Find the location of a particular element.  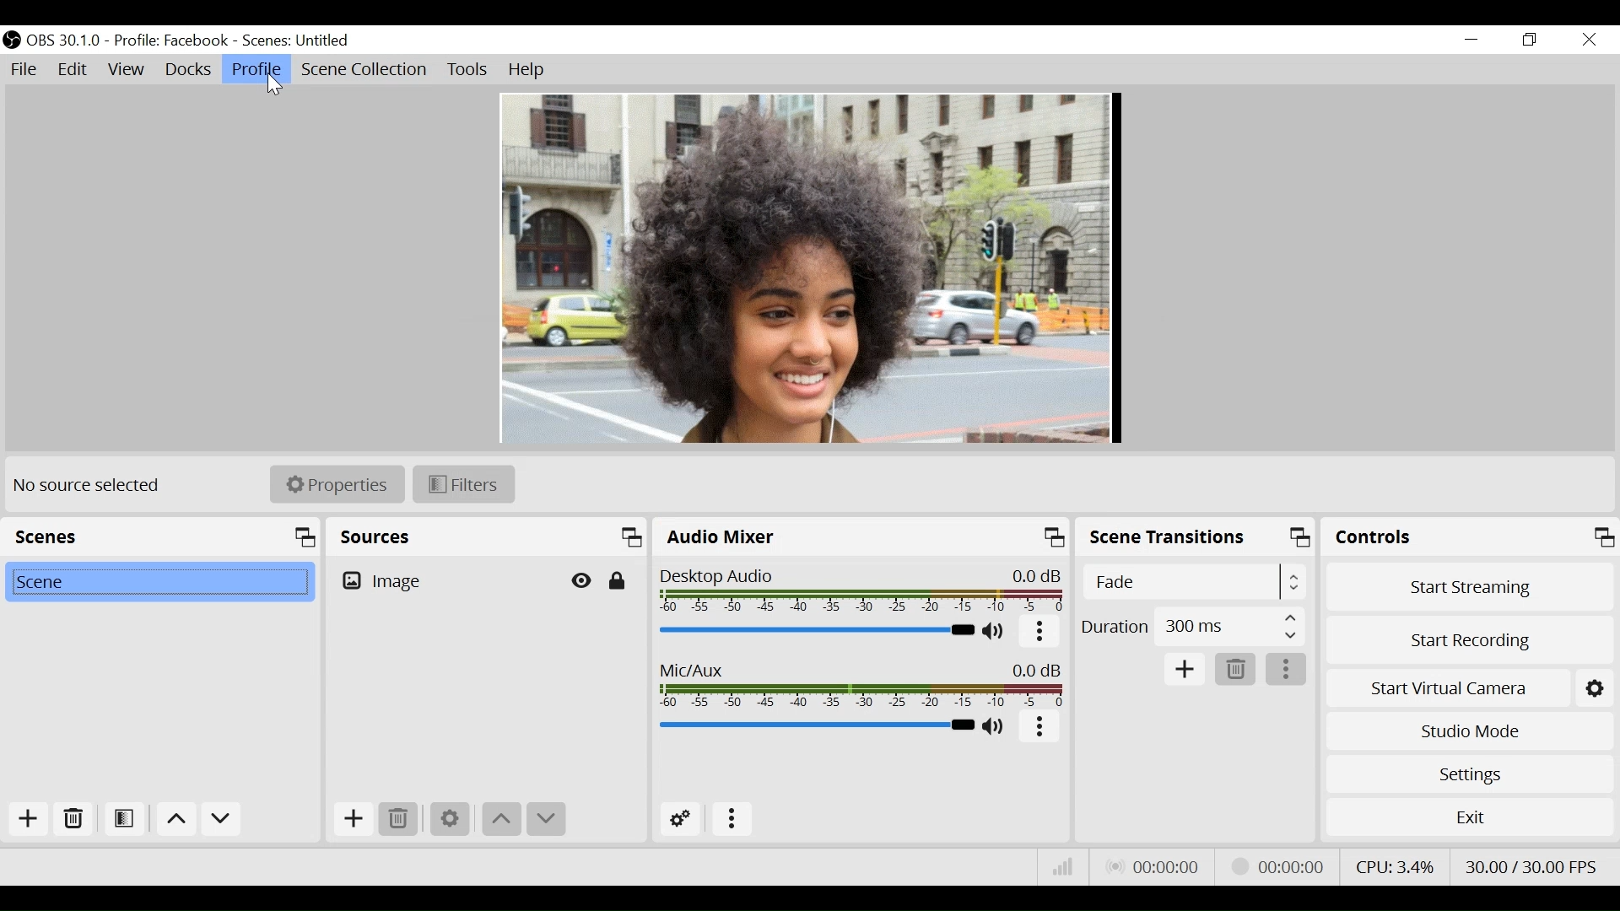

Close is located at coordinates (1588, 39).